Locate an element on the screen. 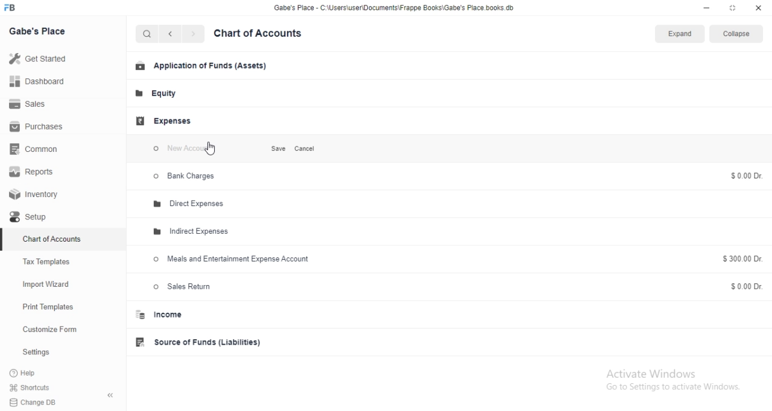  Gabe's Place - C\Users\userDocuments\Frappe Books\Gabe's Place.books.db. is located at coordinates (396, 10).